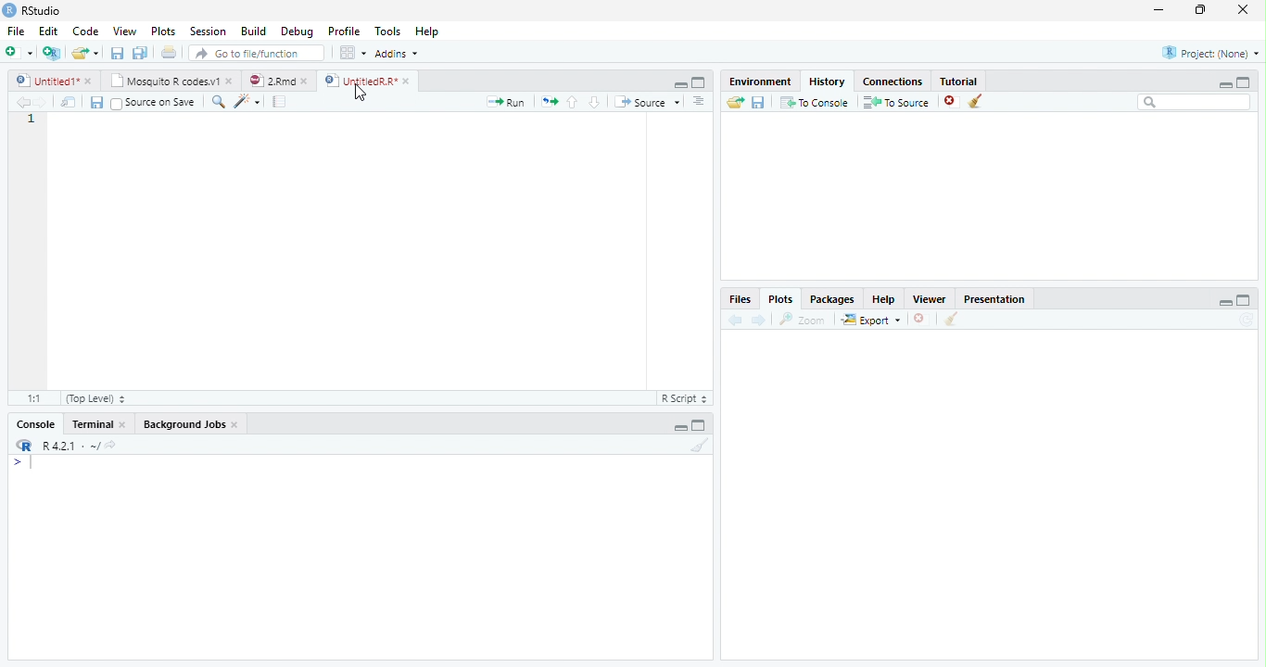 The width and height of the screenshot is (1266, 667). Describe the element at coordinates (95, 101) in the screenshot. I see `Save` at that location.